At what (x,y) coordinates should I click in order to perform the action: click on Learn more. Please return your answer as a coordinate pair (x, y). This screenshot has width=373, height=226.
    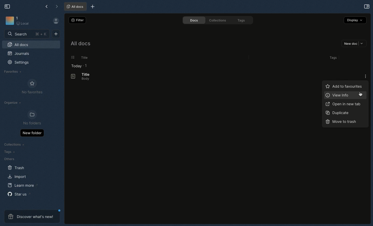
    Looking at the image, I should click on (23, 185).